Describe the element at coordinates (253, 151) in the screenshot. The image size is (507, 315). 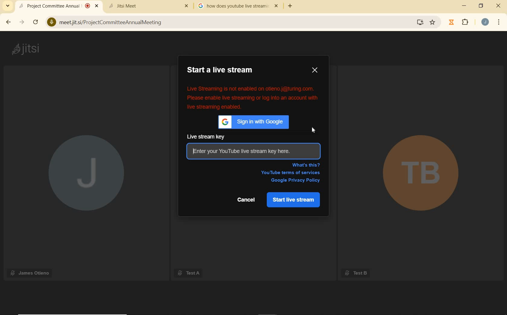
I see `enter your YouTube live stream key here` at that location.